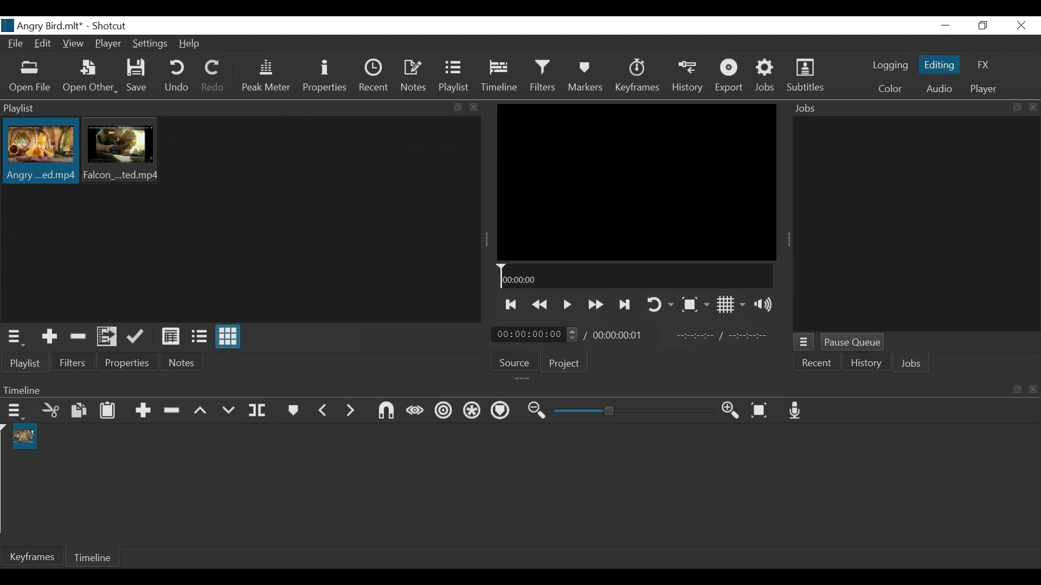 This screenshot has height=585, width=1041. I want to click on Toggle player looping, so click(658, 303).